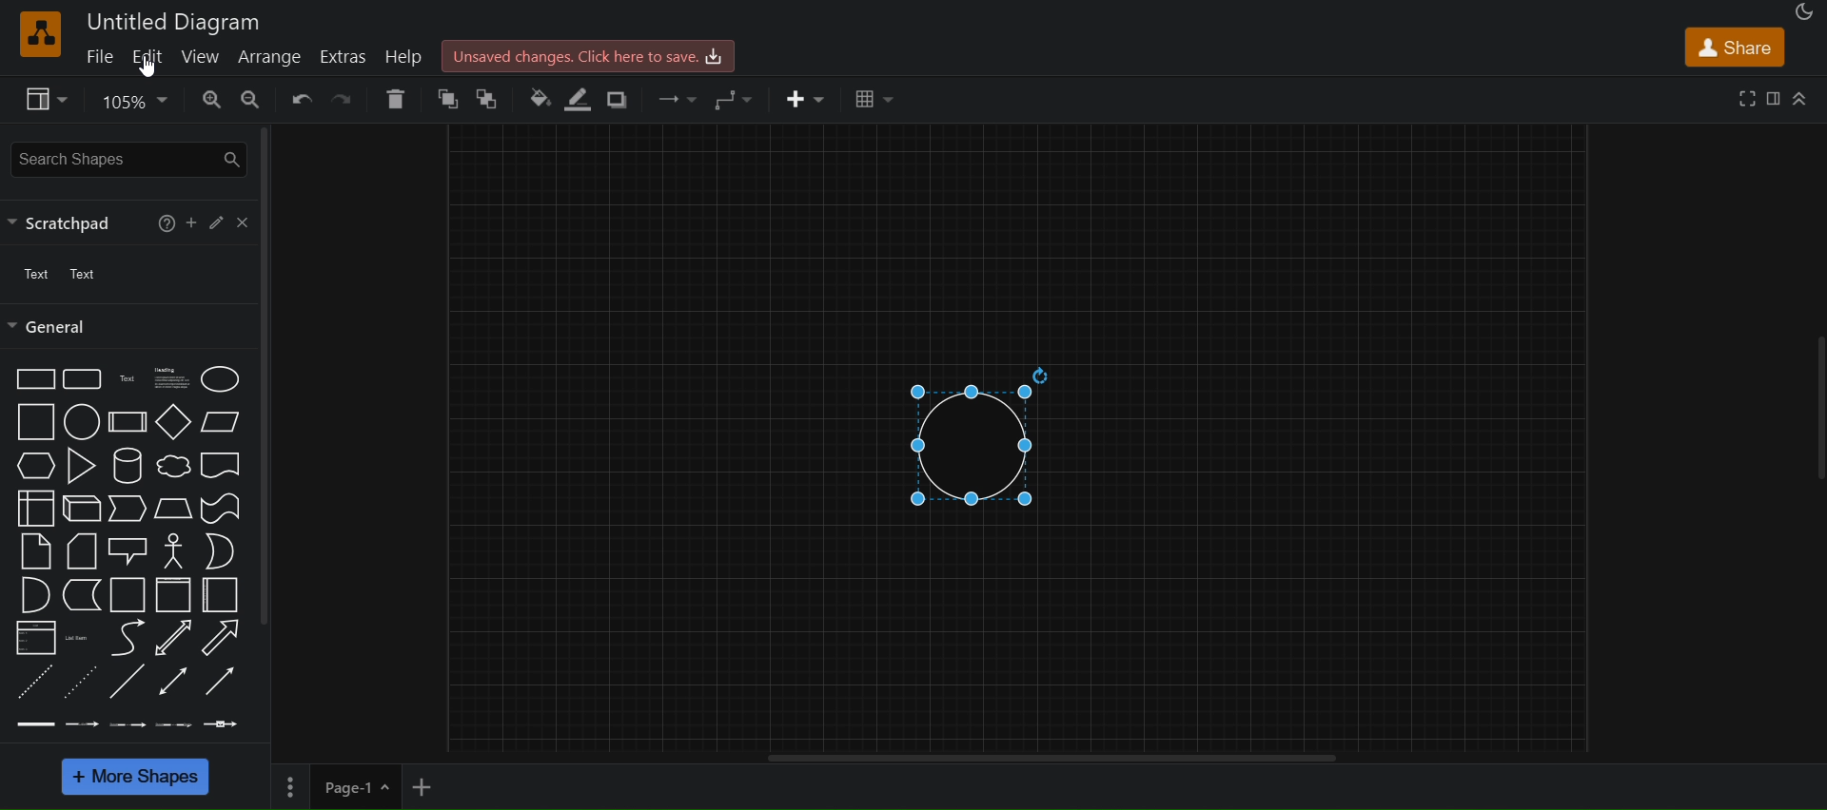 The width and height of the screenshot is (1827, 810). What do you see at coordinates (172, 595) in the screenshot?
I see `vertical container` at bounding box center [172, 595].